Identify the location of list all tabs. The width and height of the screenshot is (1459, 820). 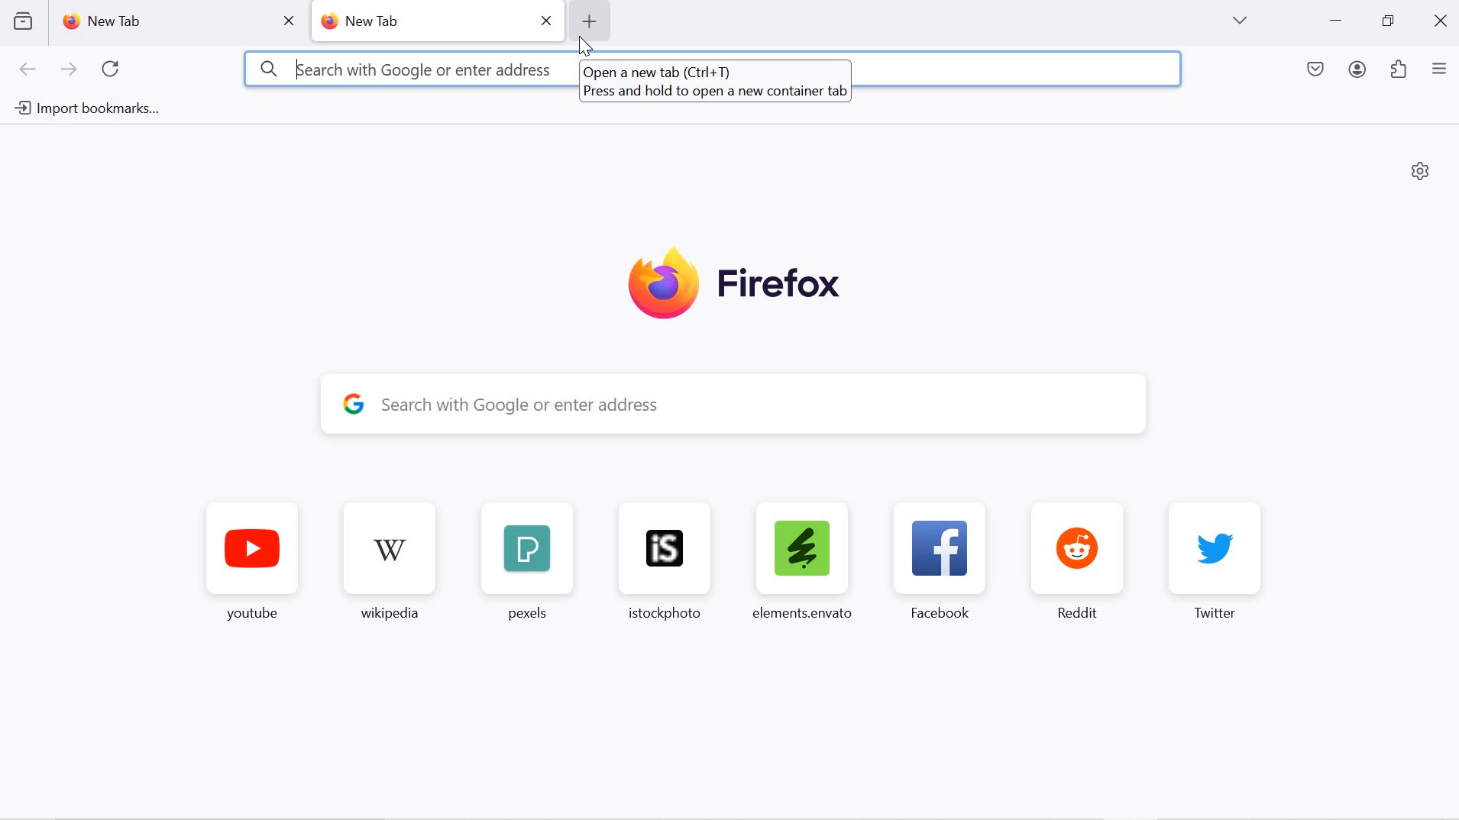
(1239, 21).